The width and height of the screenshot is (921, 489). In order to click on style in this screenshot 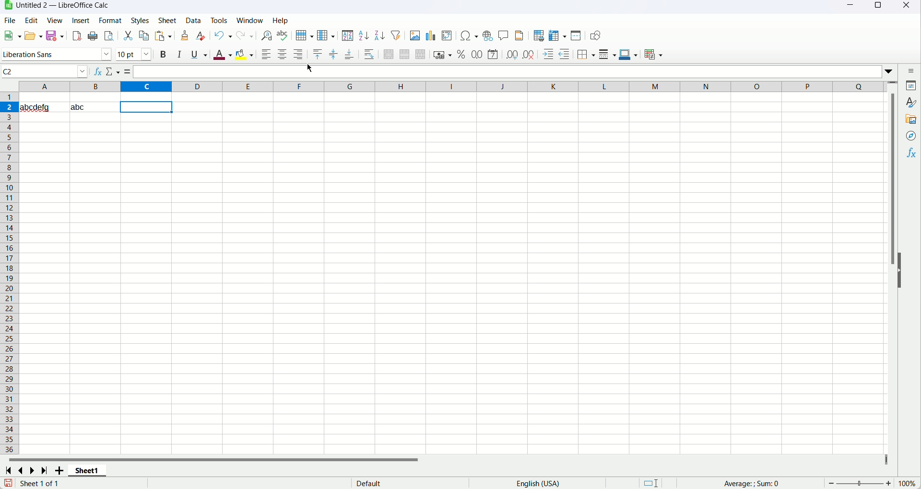, I will do `click(909, 102)`.